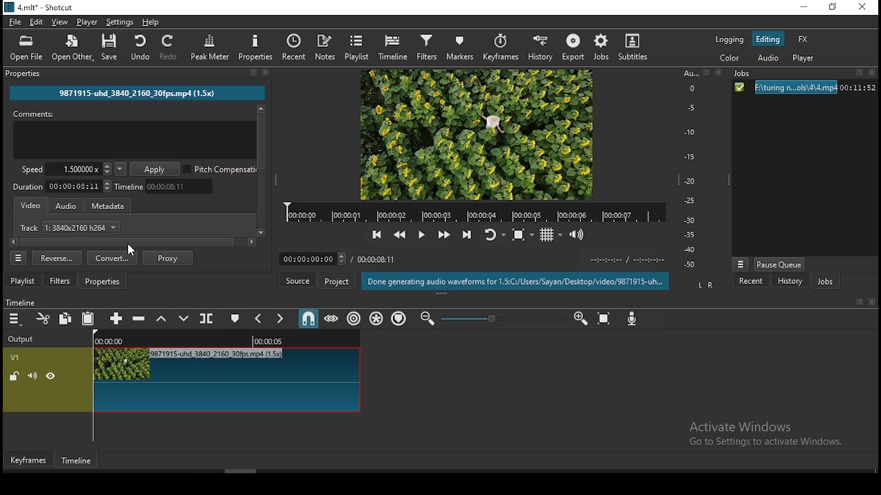  I want to click on history, so click(787, 282).